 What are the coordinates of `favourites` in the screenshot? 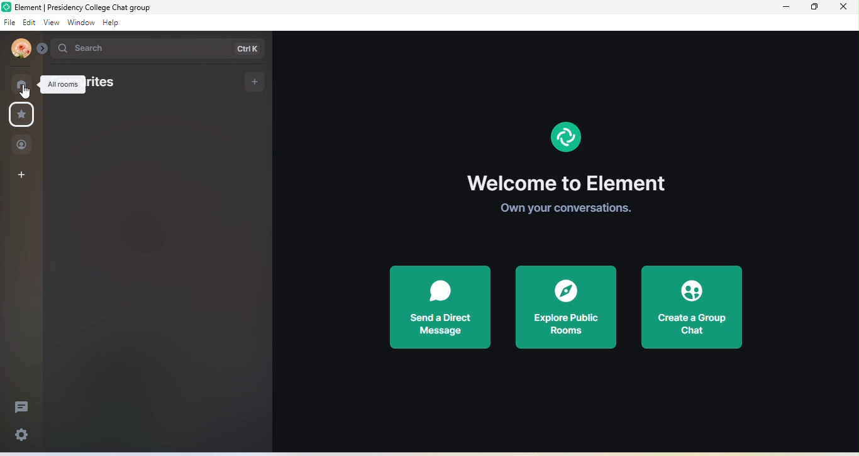 It's located at (21, 116).